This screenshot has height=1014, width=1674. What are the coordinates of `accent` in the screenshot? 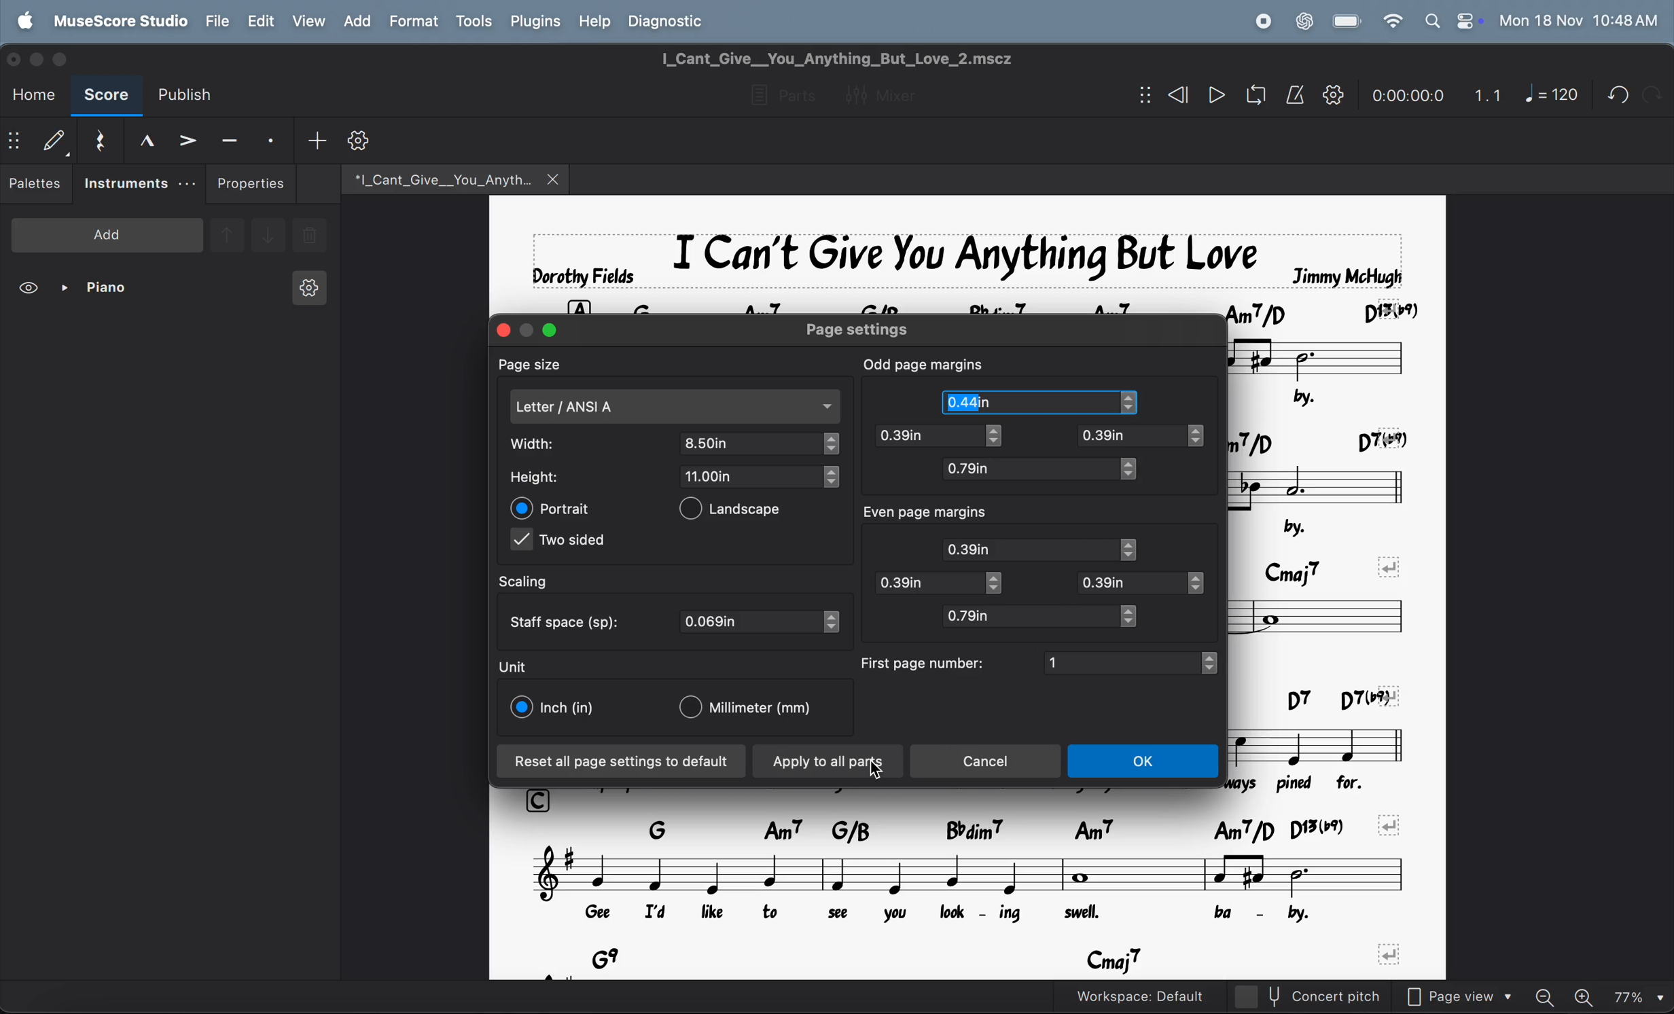 It's located at (187, 139).